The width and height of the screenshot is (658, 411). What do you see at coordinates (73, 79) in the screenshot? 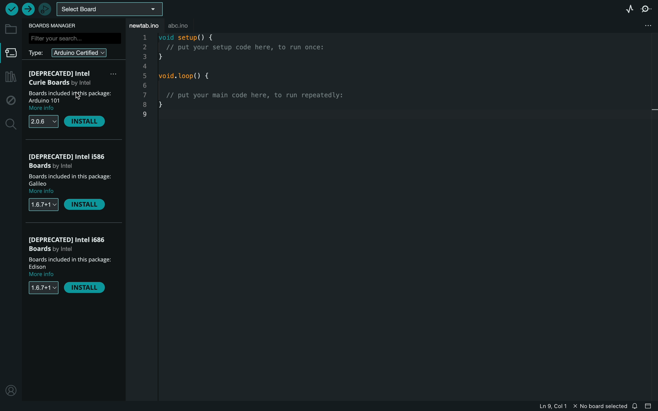
I see `curie board` at bounding box center [73, 79].